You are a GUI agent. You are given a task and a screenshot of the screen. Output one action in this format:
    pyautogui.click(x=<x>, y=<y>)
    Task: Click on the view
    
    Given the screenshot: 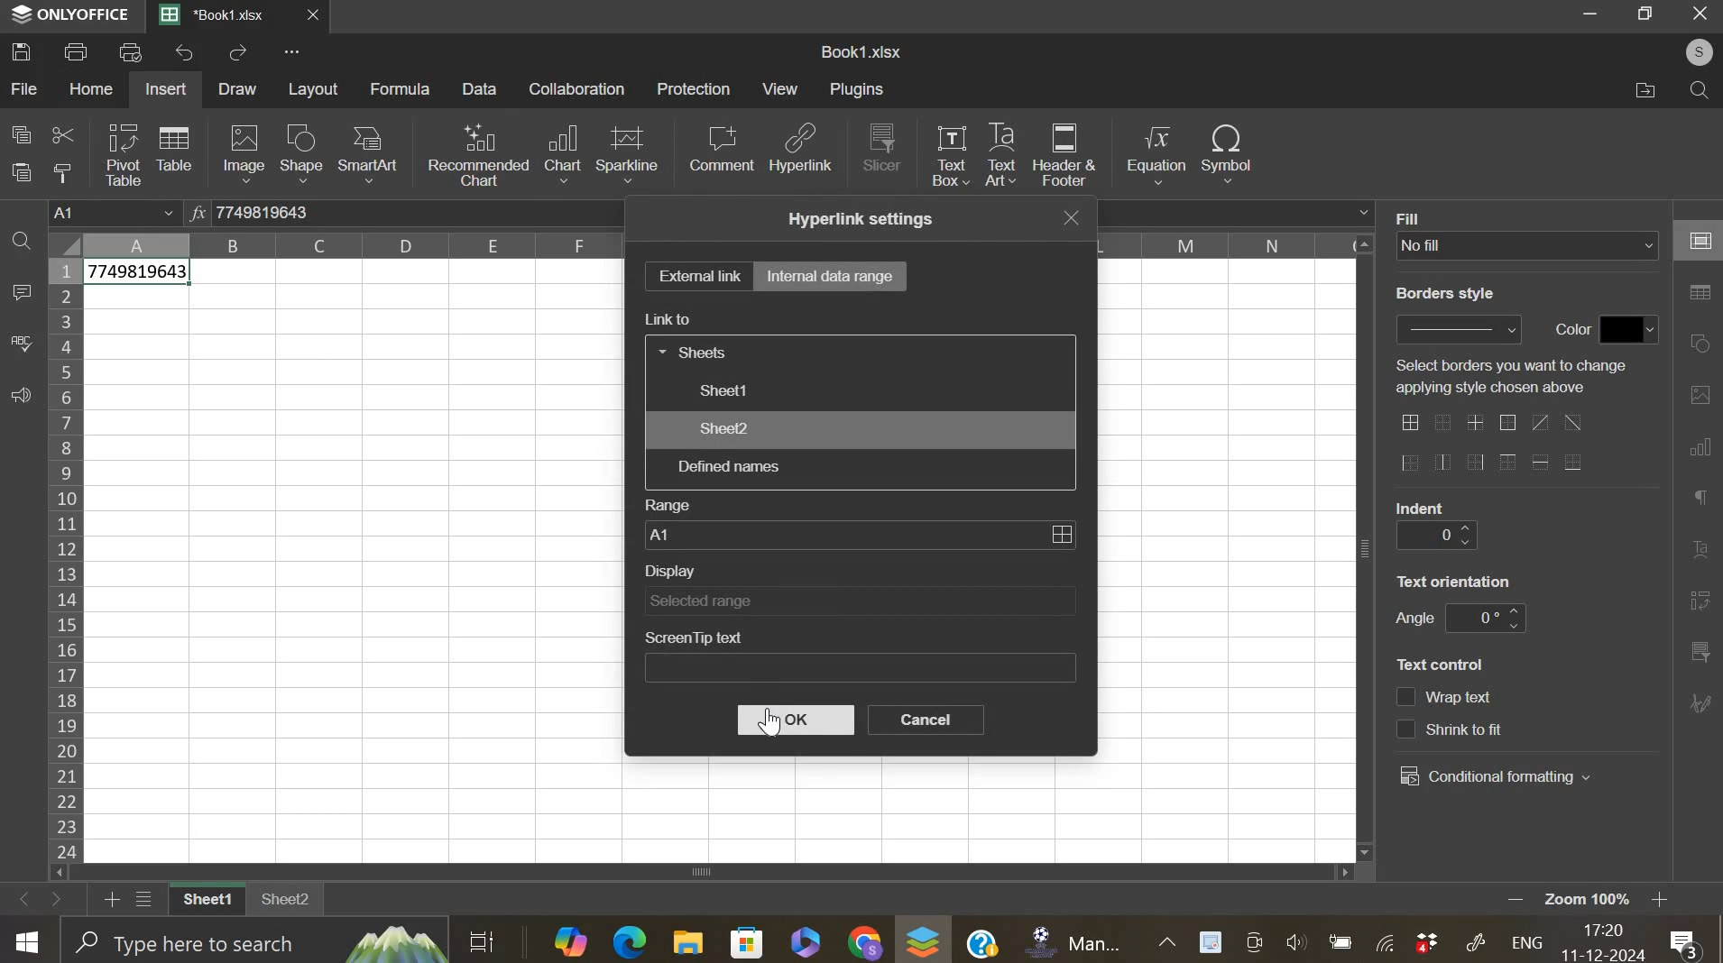 What is the action you would take?
    pyautogui.click(x=781, y=88)
    